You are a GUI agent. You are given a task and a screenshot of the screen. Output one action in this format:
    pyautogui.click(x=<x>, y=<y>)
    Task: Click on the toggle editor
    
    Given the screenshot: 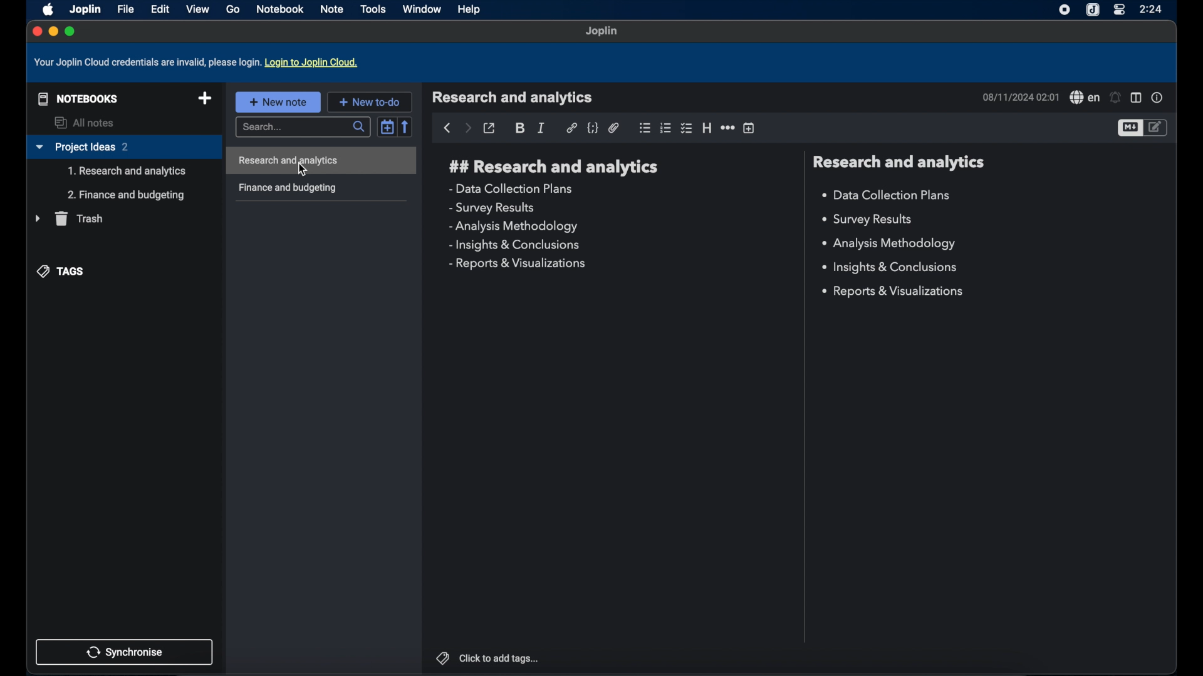 What is the action you would take?
    pyautogui.click(x=1157, y=127)
    